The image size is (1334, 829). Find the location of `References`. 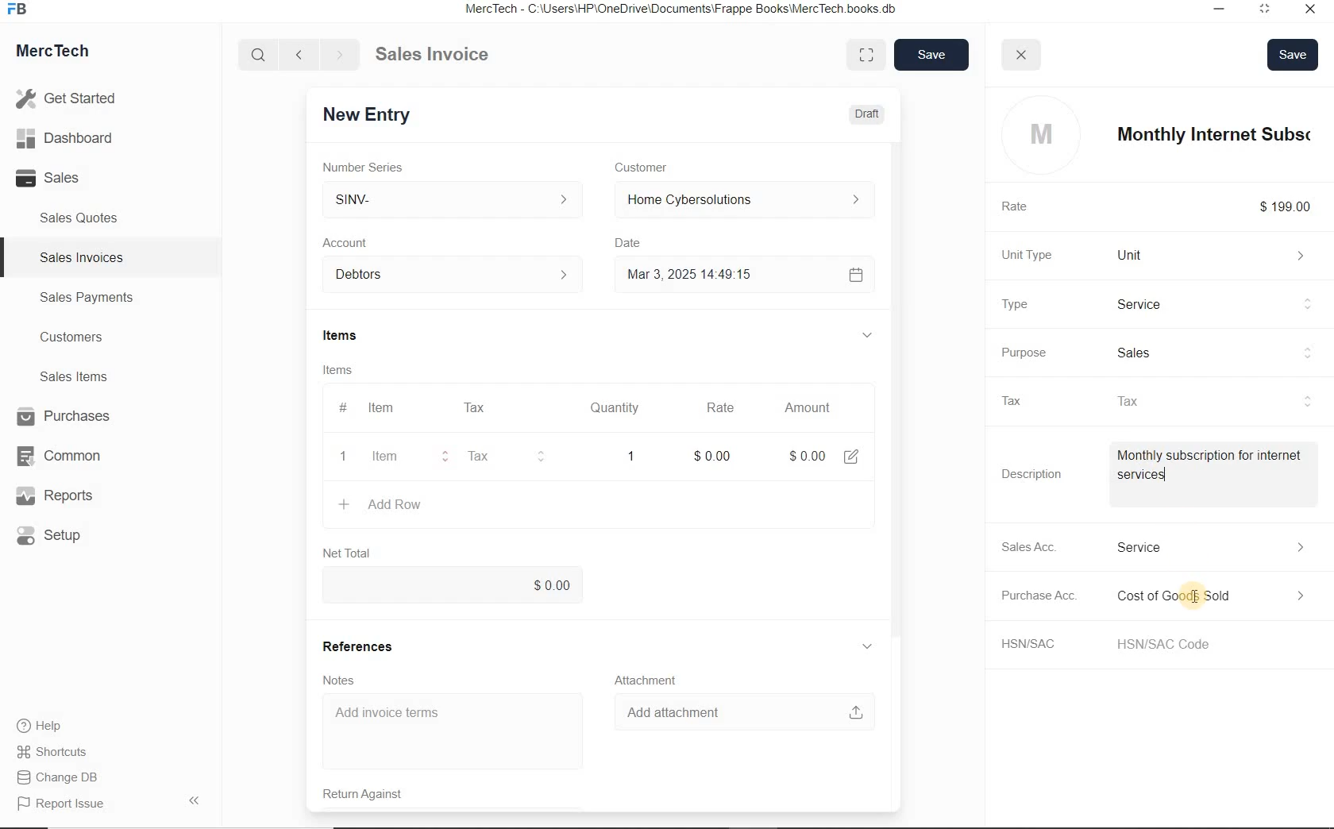

References is located at coordinates (361, 645).